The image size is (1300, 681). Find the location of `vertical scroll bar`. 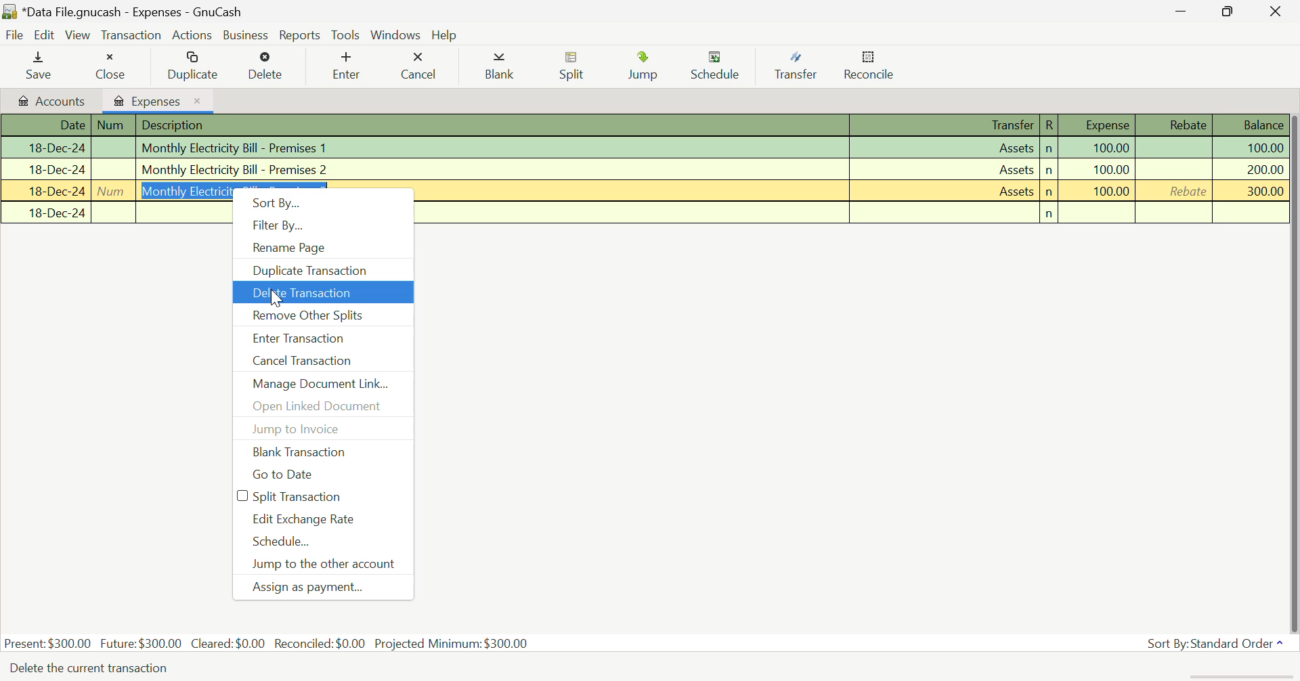

vertical scroll bar is located at coordinates (1292, 370).